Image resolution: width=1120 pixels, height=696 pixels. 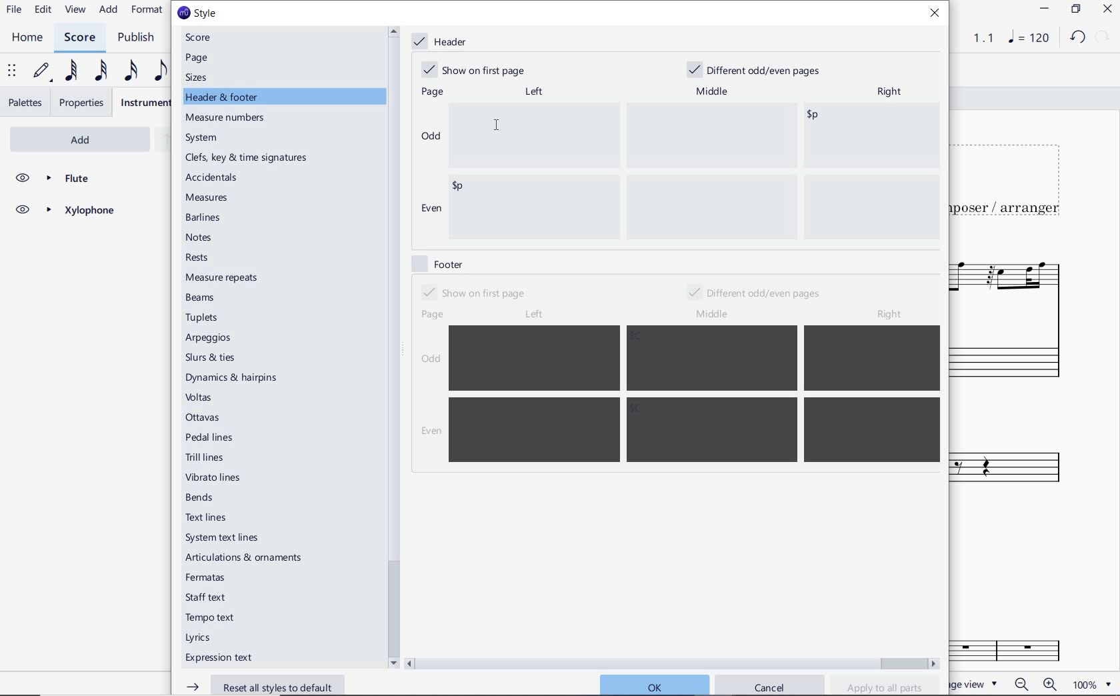 What do you see at coordinates (431, 135) in the screenshot?
I see `odd` at bounding box center [431, 135].